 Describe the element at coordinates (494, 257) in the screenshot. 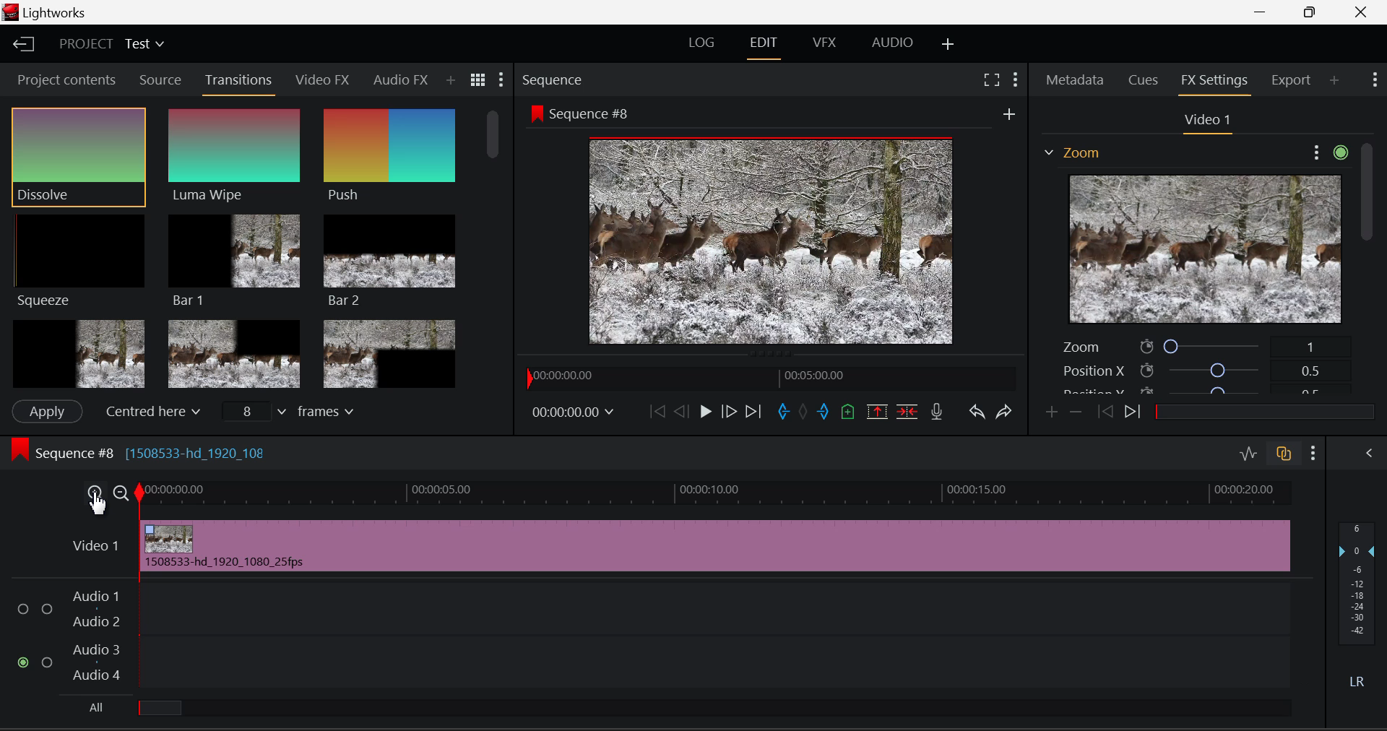

I see `Scroll Bar` at that location.